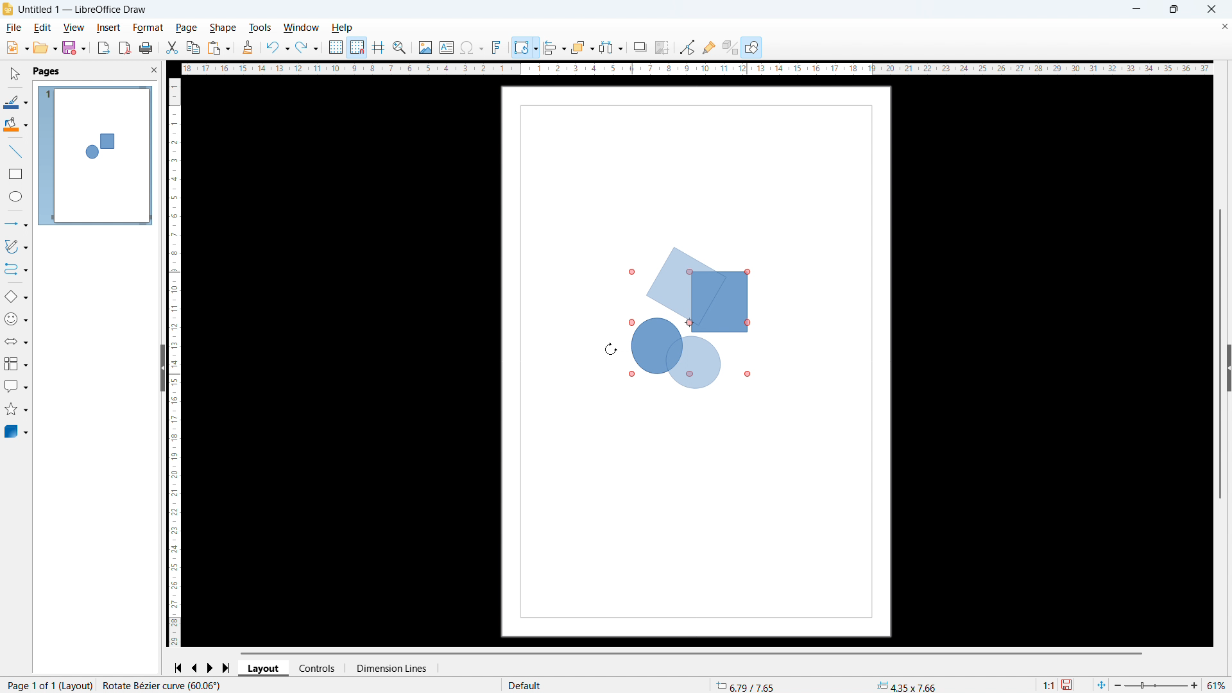  I want to click on Paste , so click(219, 47).